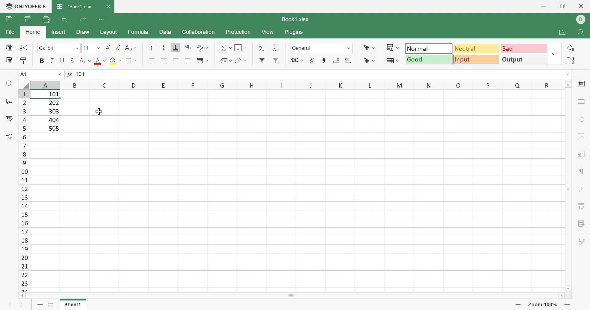 The width and height of the screenshot is (590, 310). What do you see at coordinates (97, 48) in the screenshot?
I see `Drop Down` at bounding box center [97, 48].